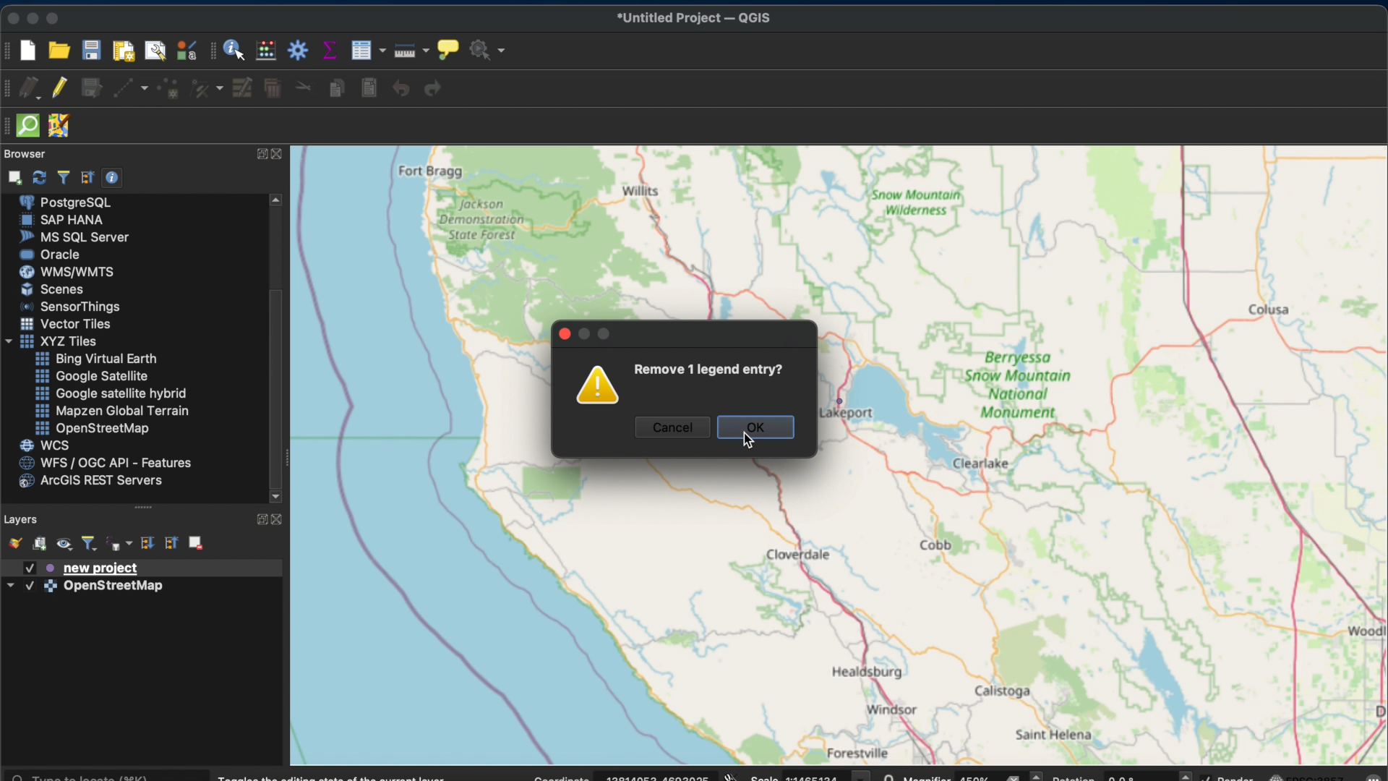  Describe the element at coordinates (34, 18) in the screenshot. I see `minimize` at that location.